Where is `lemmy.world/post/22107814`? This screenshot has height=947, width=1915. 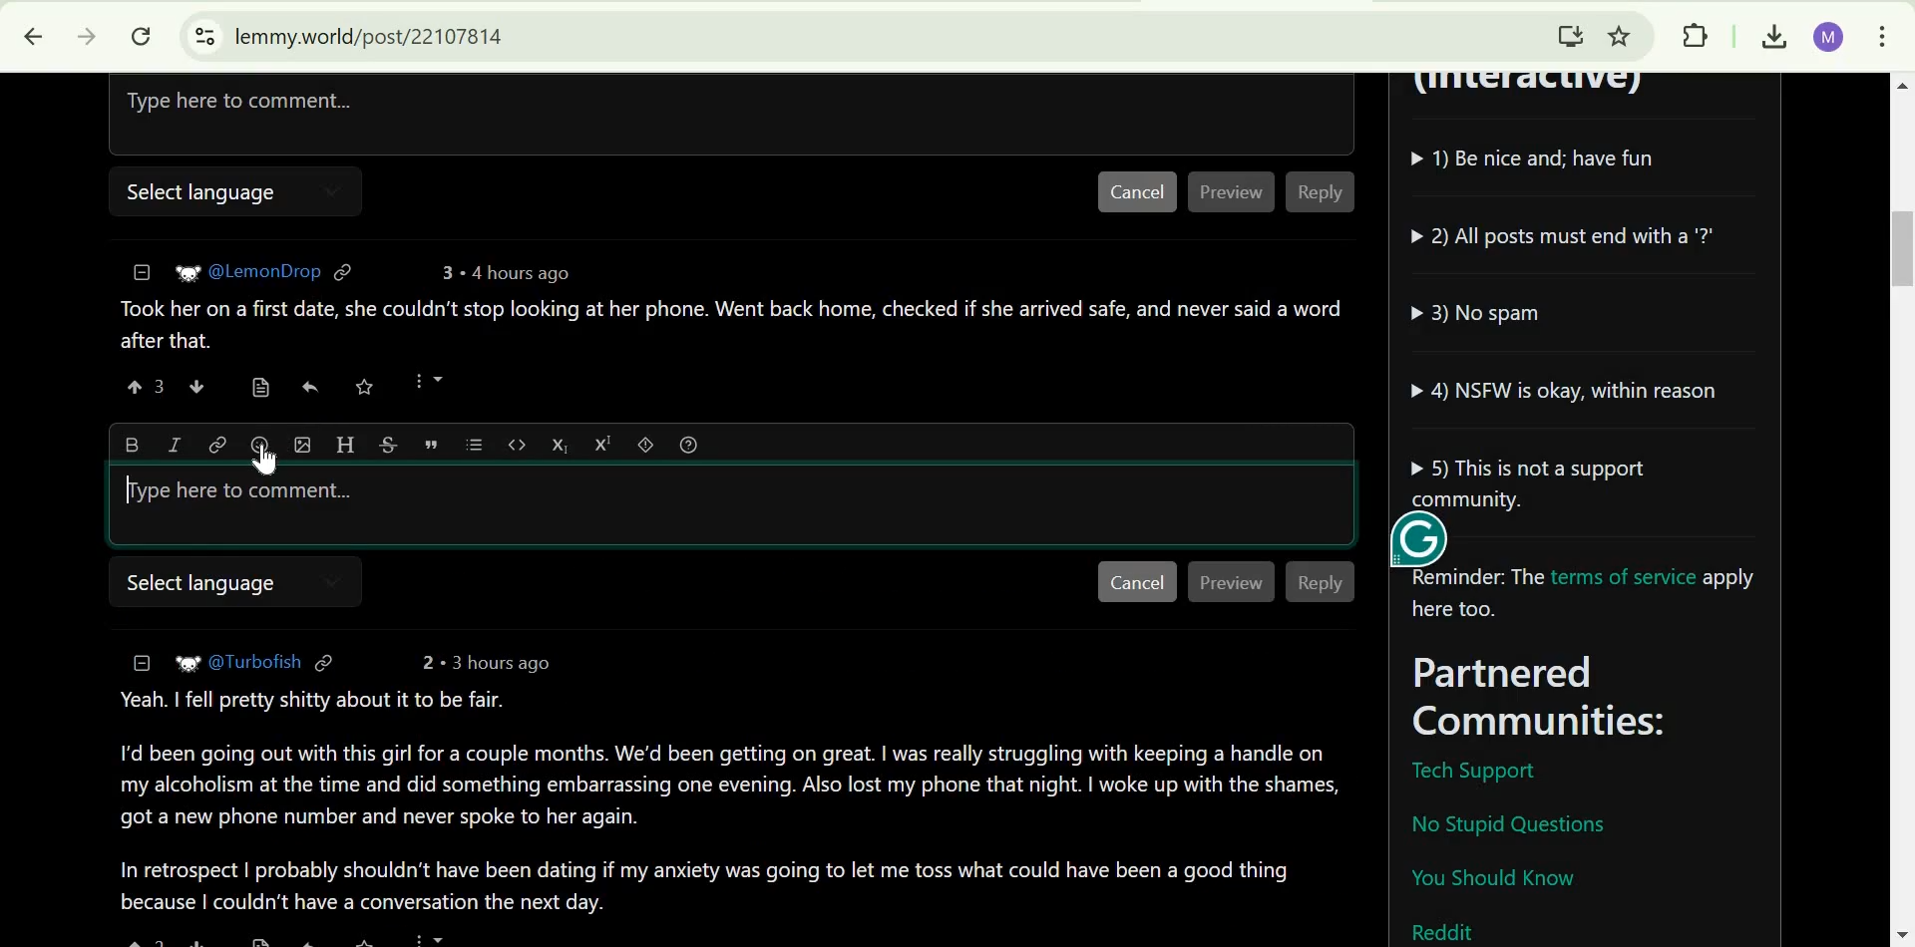 lemmy.world/post/22107814 is located at coordinates (369, 35).